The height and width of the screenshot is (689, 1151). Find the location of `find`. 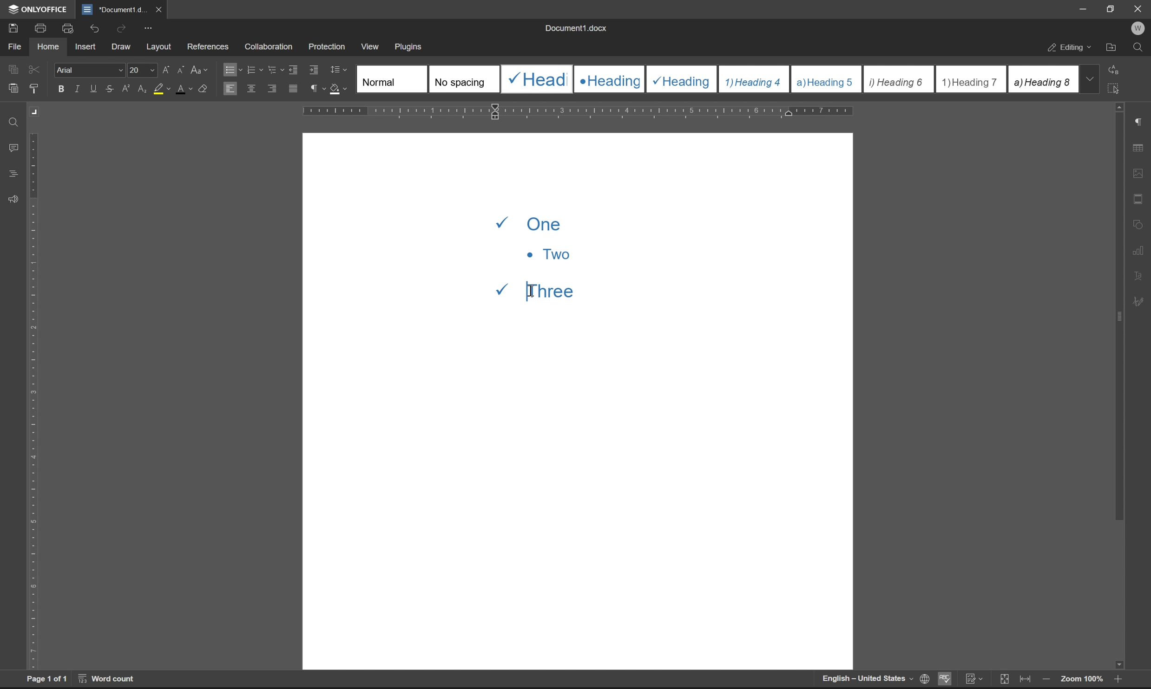

find is located at coordinates (14, 123).